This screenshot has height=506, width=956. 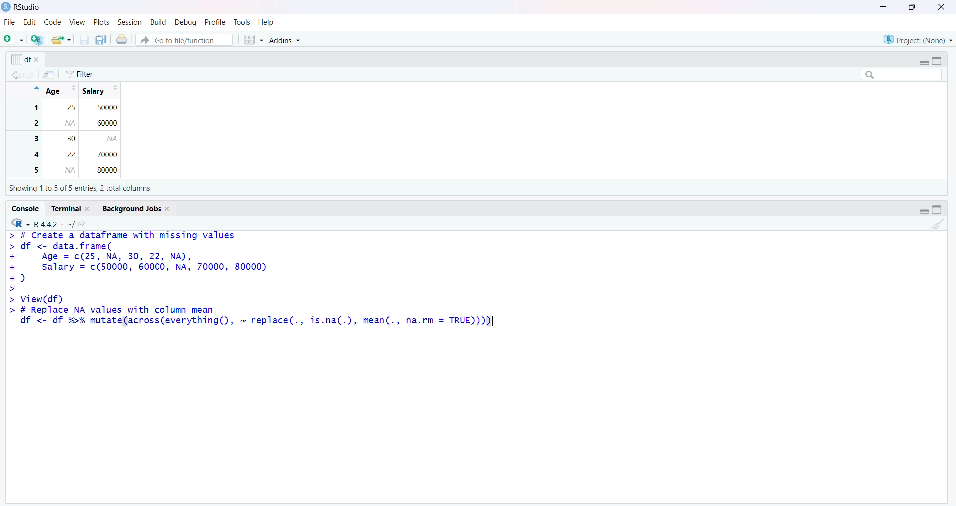 I want to click on View the current working directory, so click(x=85, y=222).